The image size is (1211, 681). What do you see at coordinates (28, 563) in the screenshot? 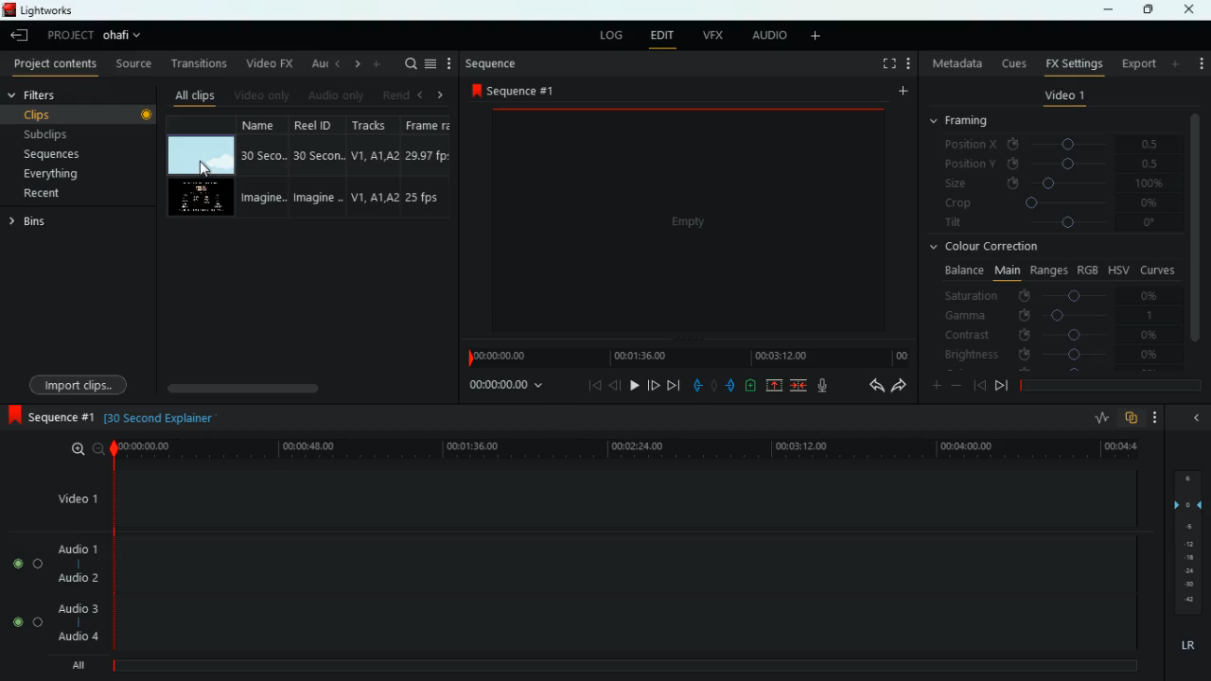
I see `Audio` at bounding box center [28, 563].